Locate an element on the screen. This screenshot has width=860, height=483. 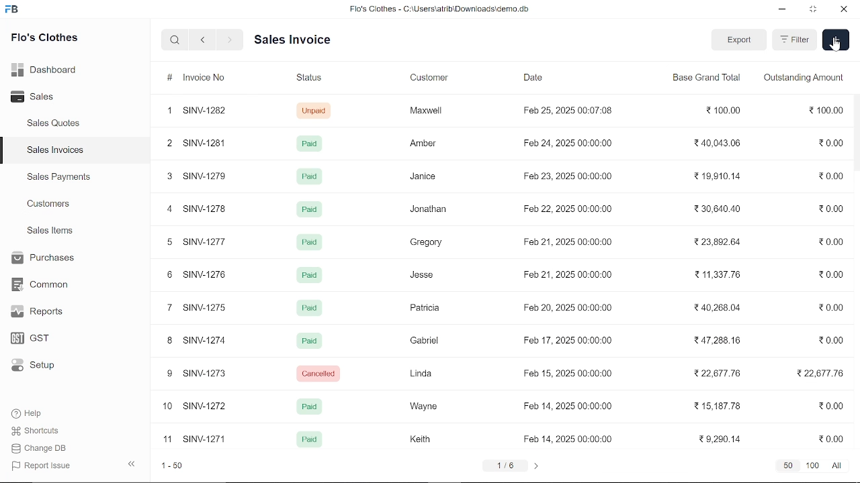
Export is located at coordinates (738, 40).